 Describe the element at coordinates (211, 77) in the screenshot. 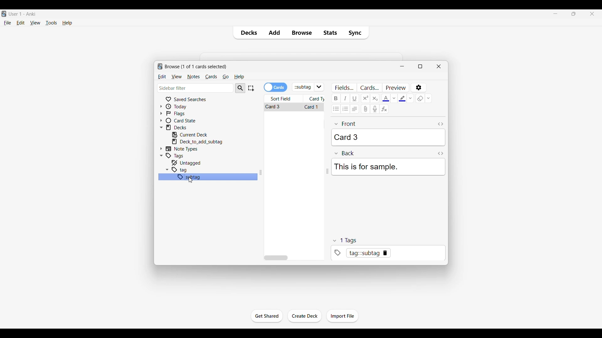

I see `Cards menu` at that location.